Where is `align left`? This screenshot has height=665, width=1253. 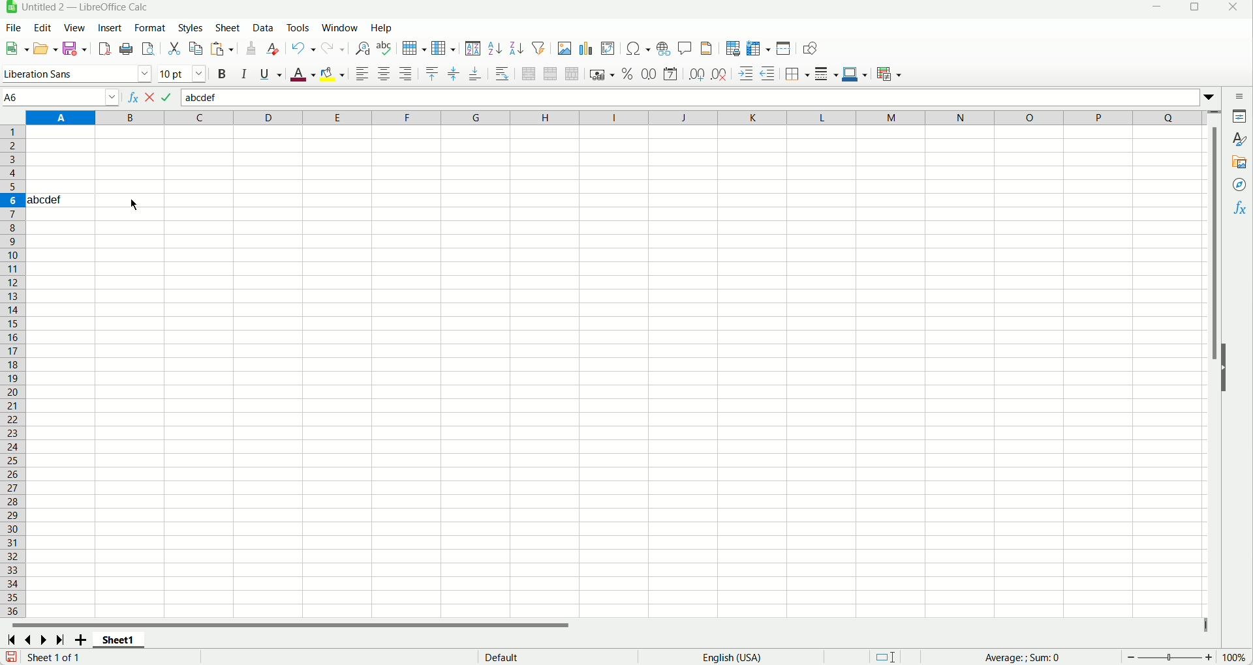
align left is located at coordinates (362, 73).